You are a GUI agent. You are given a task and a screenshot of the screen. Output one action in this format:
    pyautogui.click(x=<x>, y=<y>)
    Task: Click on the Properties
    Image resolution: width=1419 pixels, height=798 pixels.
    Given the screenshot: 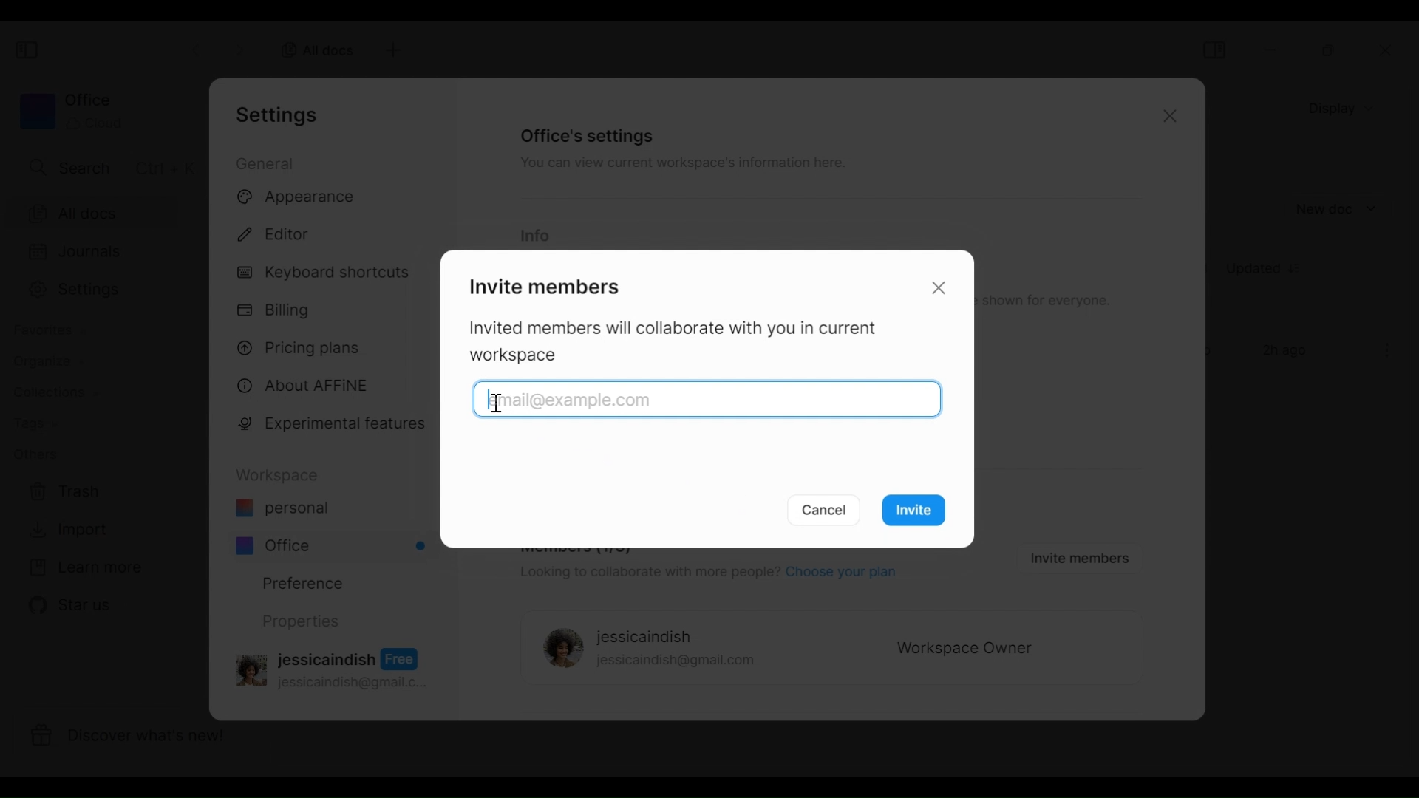 What is the action you would take?
    pyautogui.click(x=299, y=621)
    